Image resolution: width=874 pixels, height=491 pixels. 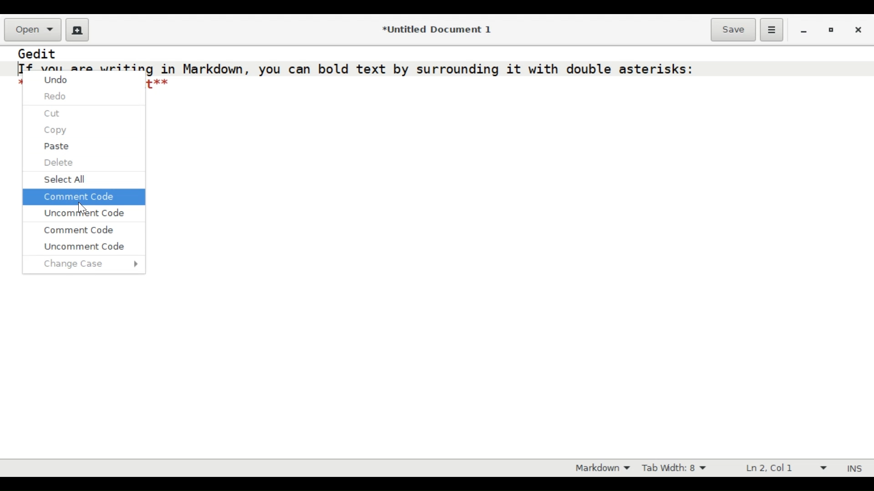 What do you see at coordinates (831, 30) in the screenshot?
I see `Restore` at bounding box center [831, 30].